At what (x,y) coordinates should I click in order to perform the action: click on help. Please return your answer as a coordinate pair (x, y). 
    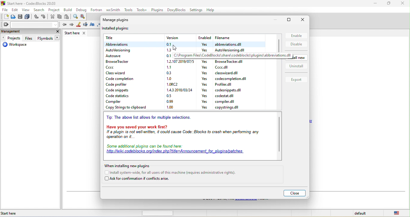
    Looking at the image, I should click on (210, 10).